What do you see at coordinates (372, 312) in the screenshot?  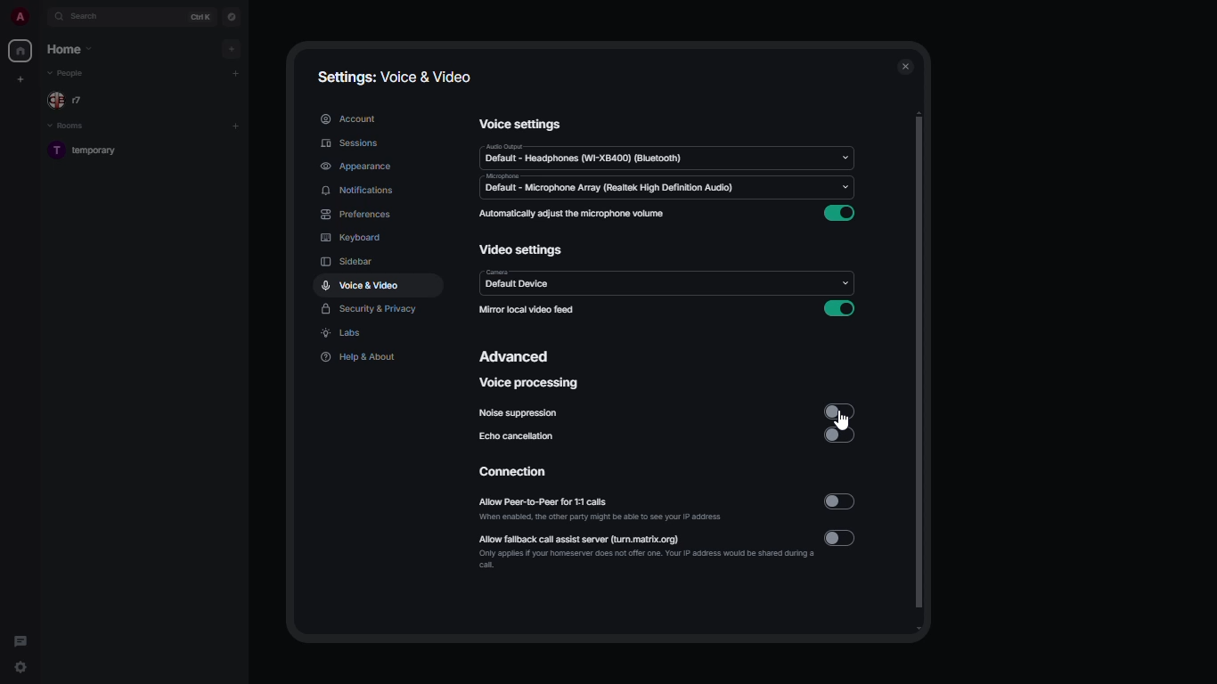 I see `security & privacy` at bounding box center [372, 312].